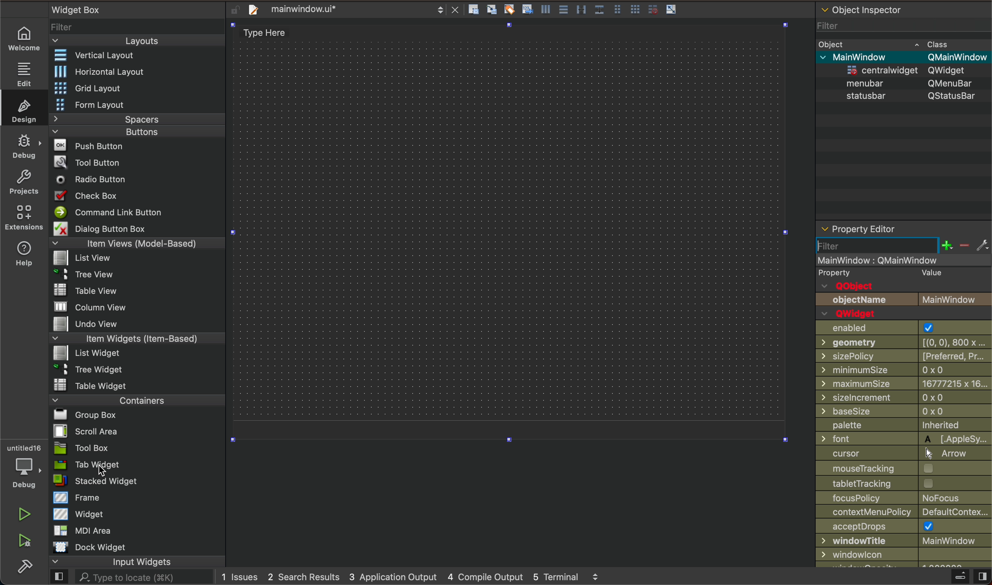  I want to click on Frame, so click(73, 497).